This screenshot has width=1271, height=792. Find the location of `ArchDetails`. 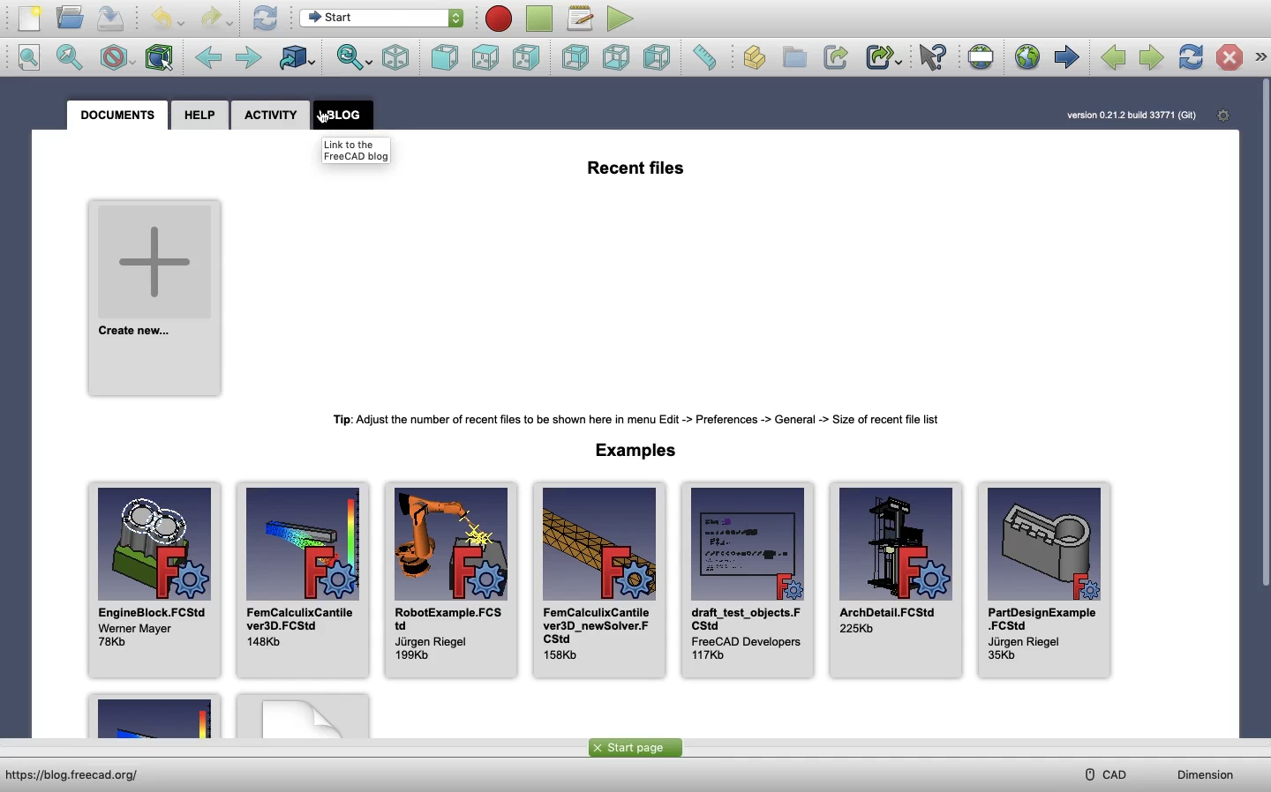

ArchDetails is located at coordinates (897, 579).